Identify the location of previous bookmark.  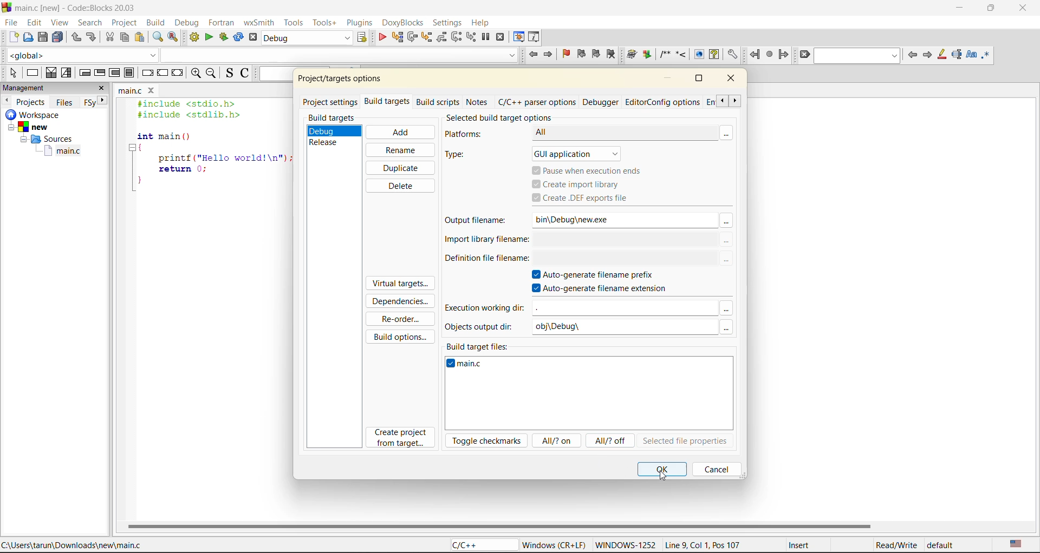
(582, 54).